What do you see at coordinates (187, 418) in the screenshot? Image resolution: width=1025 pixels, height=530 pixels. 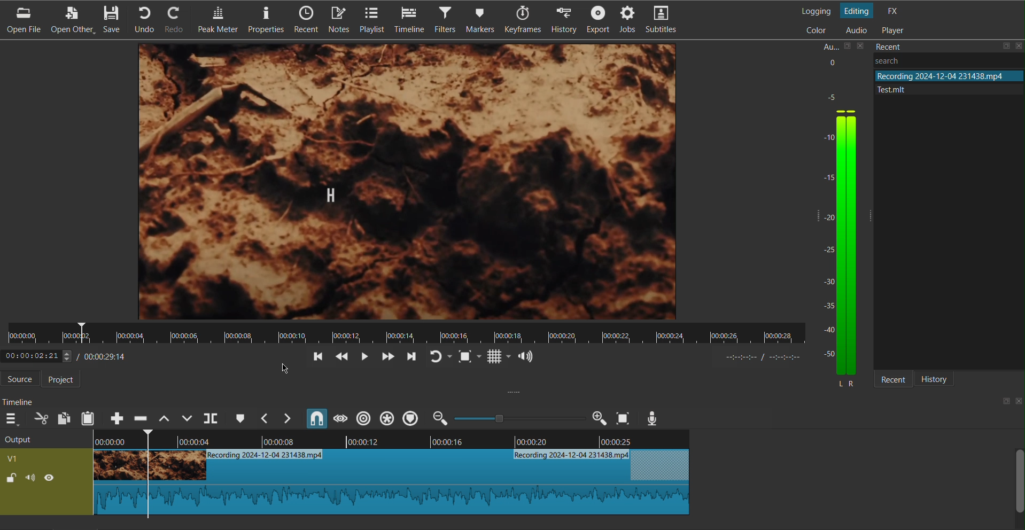 I see `Overwrite` at bounding box center [187, 418].